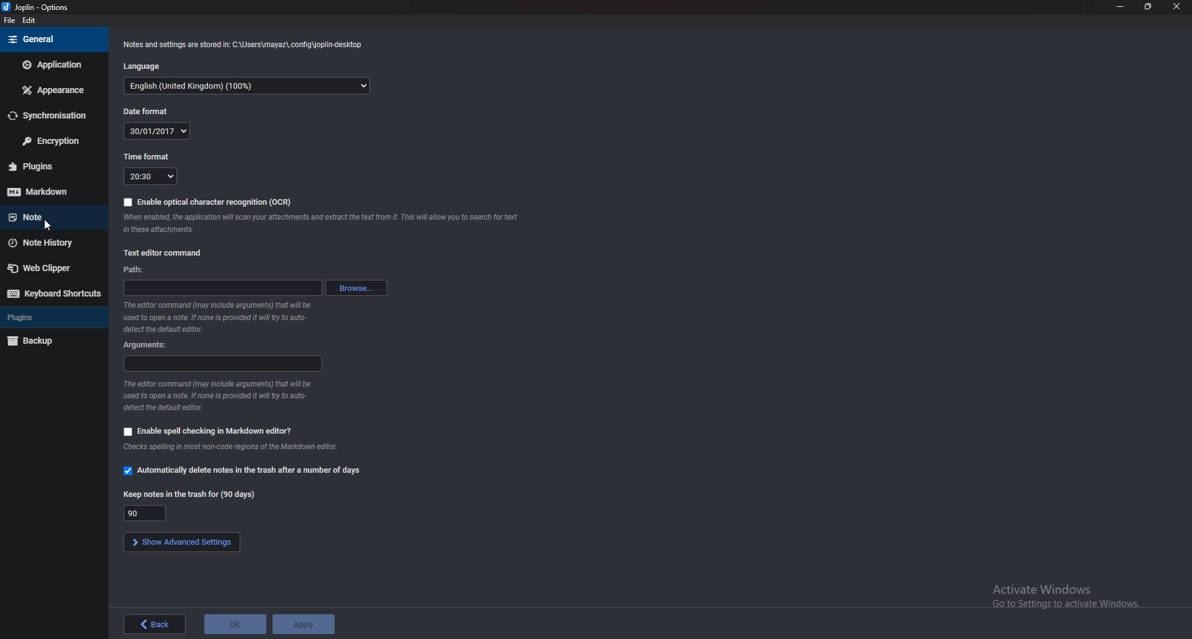 The height and width of the screenshot is (639, 1192). What do you see at coordinates (44, 318) in the screenshot?
I see `Plugins` at bounding box center [44, 318].